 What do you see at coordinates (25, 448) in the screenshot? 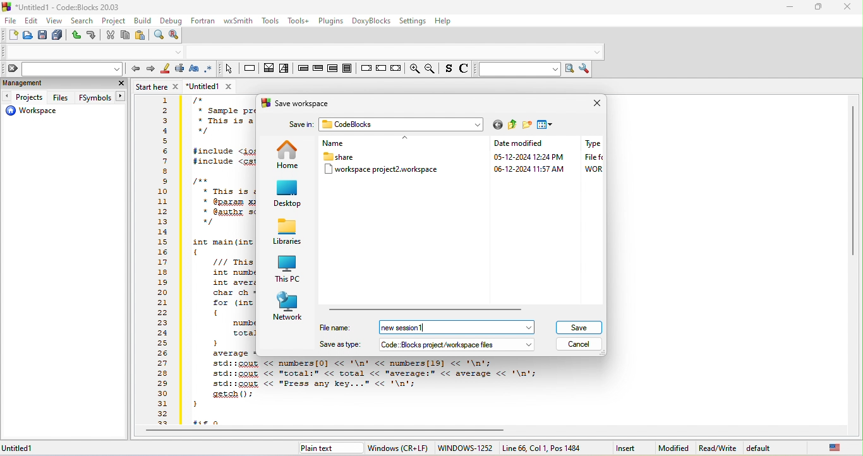
I see `untitled 1` at bounding box center [25, 448].